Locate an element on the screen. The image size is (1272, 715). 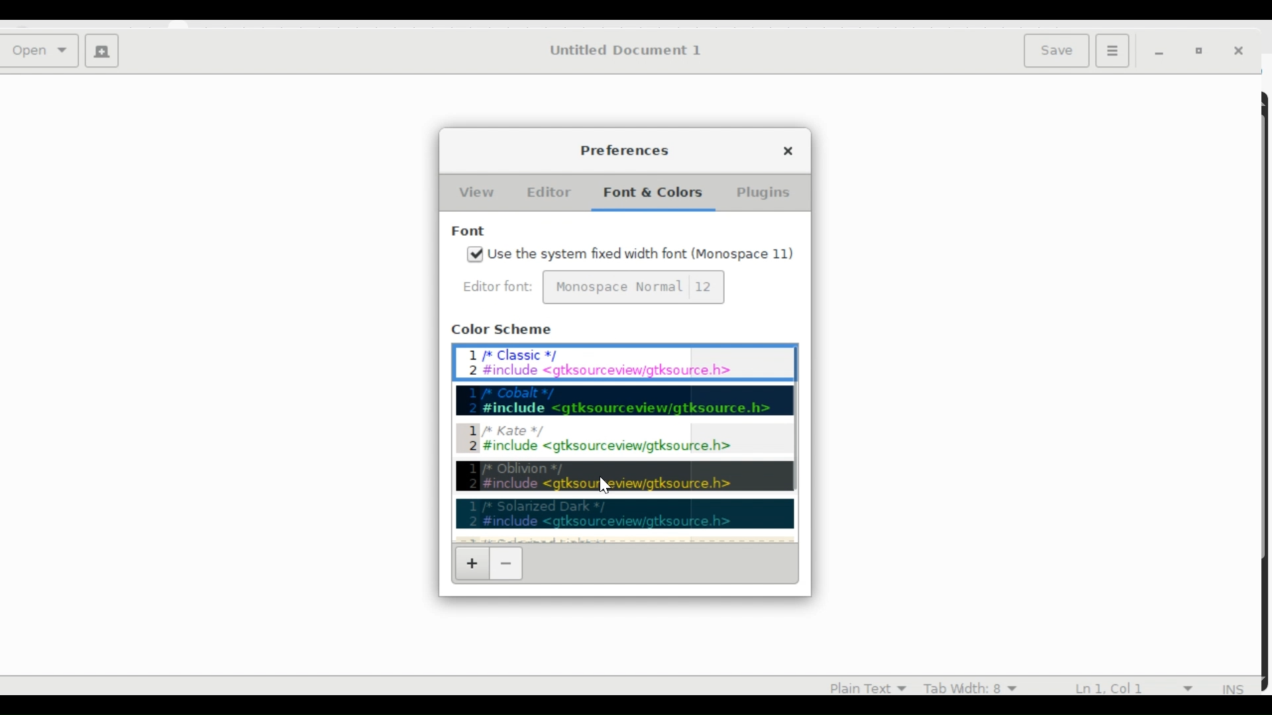
Tab Width is located at coordinates (969, 687).